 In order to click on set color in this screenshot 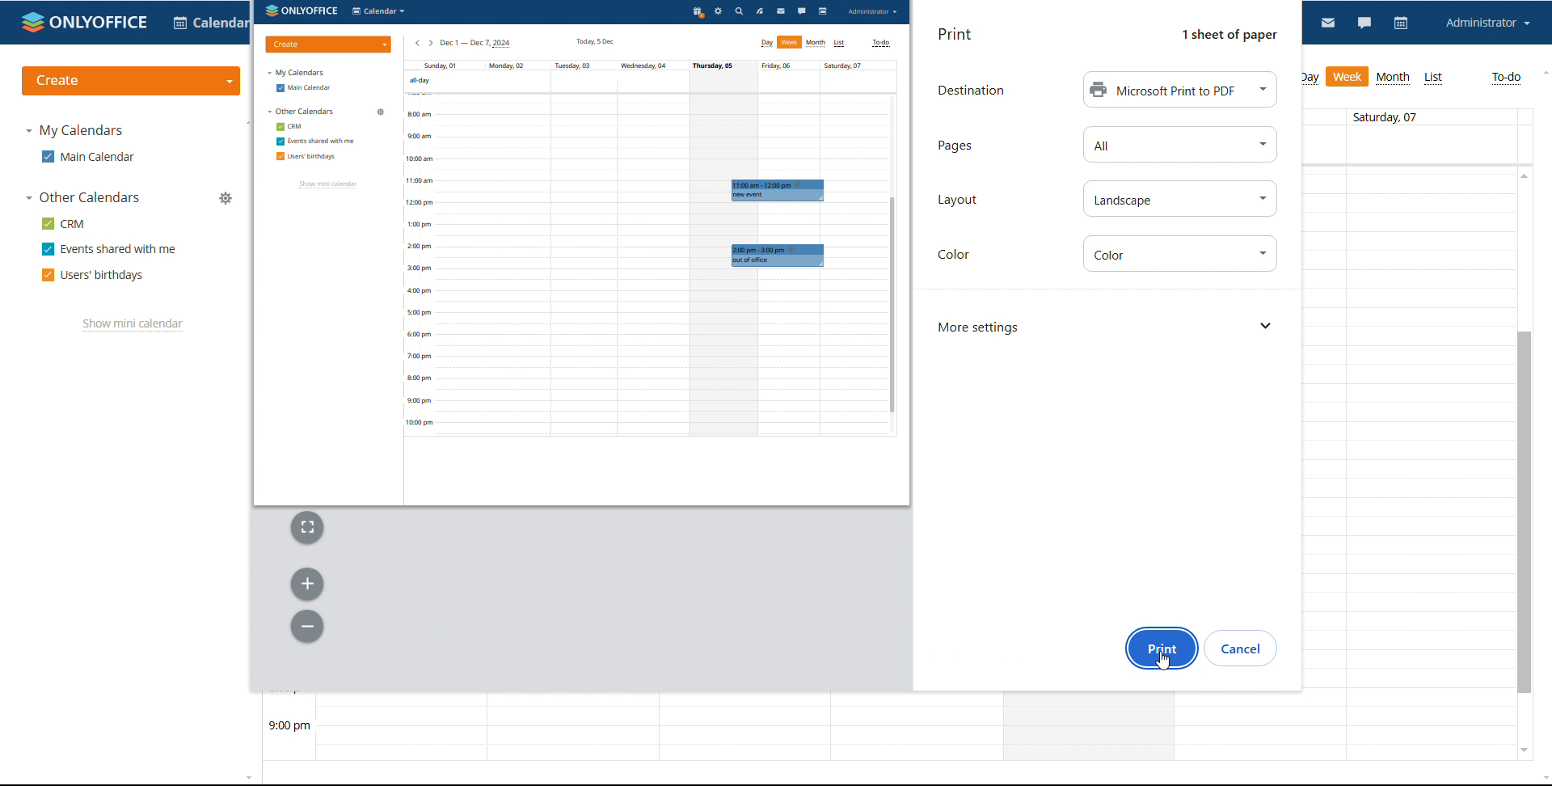, I will do `click(1180, 254)`.